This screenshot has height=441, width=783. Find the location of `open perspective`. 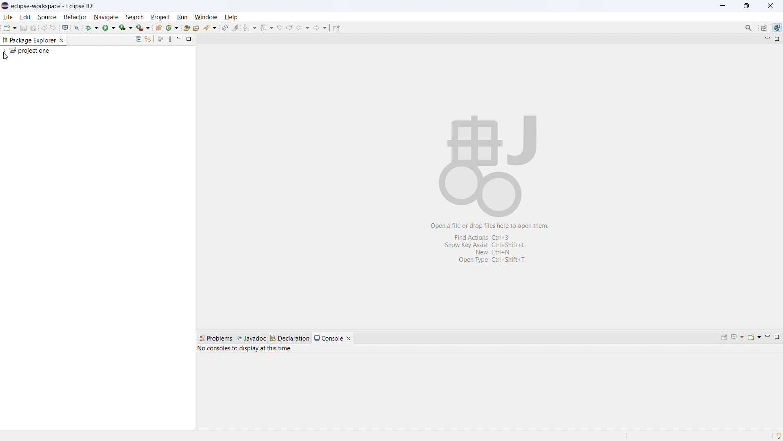

open perspective is located at coordinates (764, 28).